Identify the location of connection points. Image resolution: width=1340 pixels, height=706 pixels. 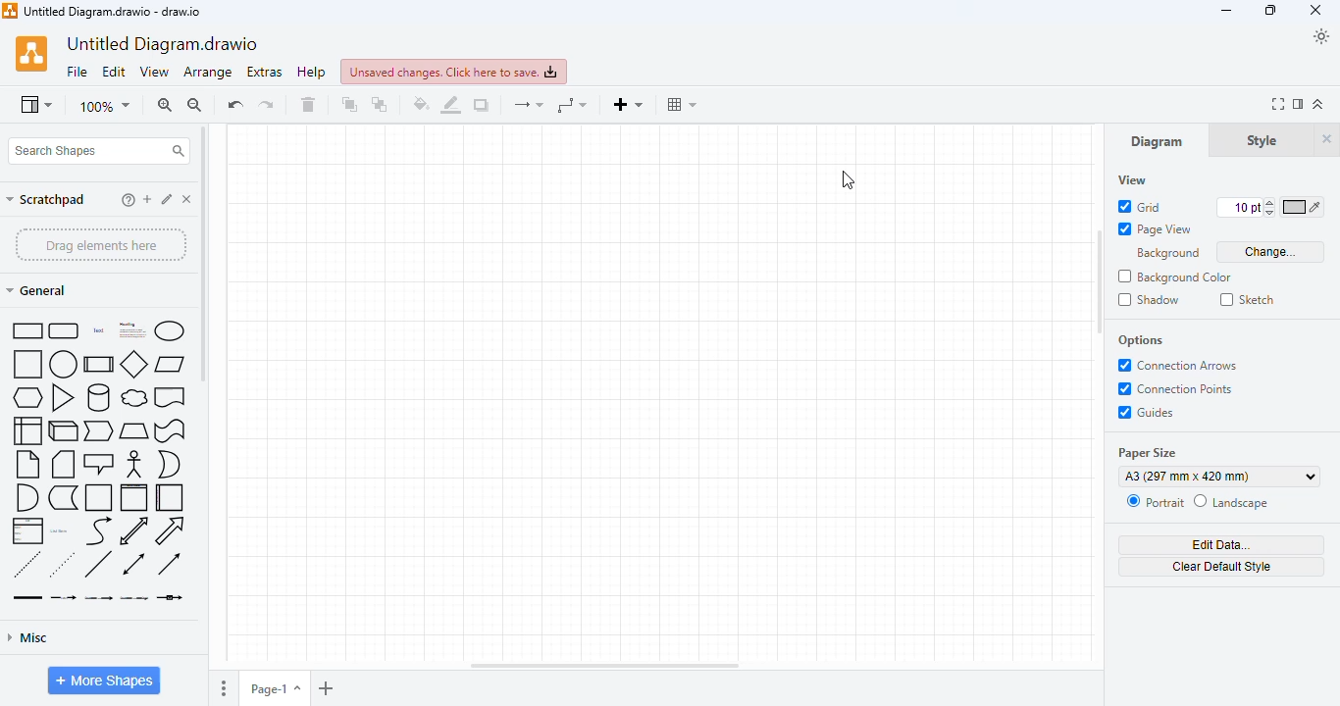
(1174, 389).